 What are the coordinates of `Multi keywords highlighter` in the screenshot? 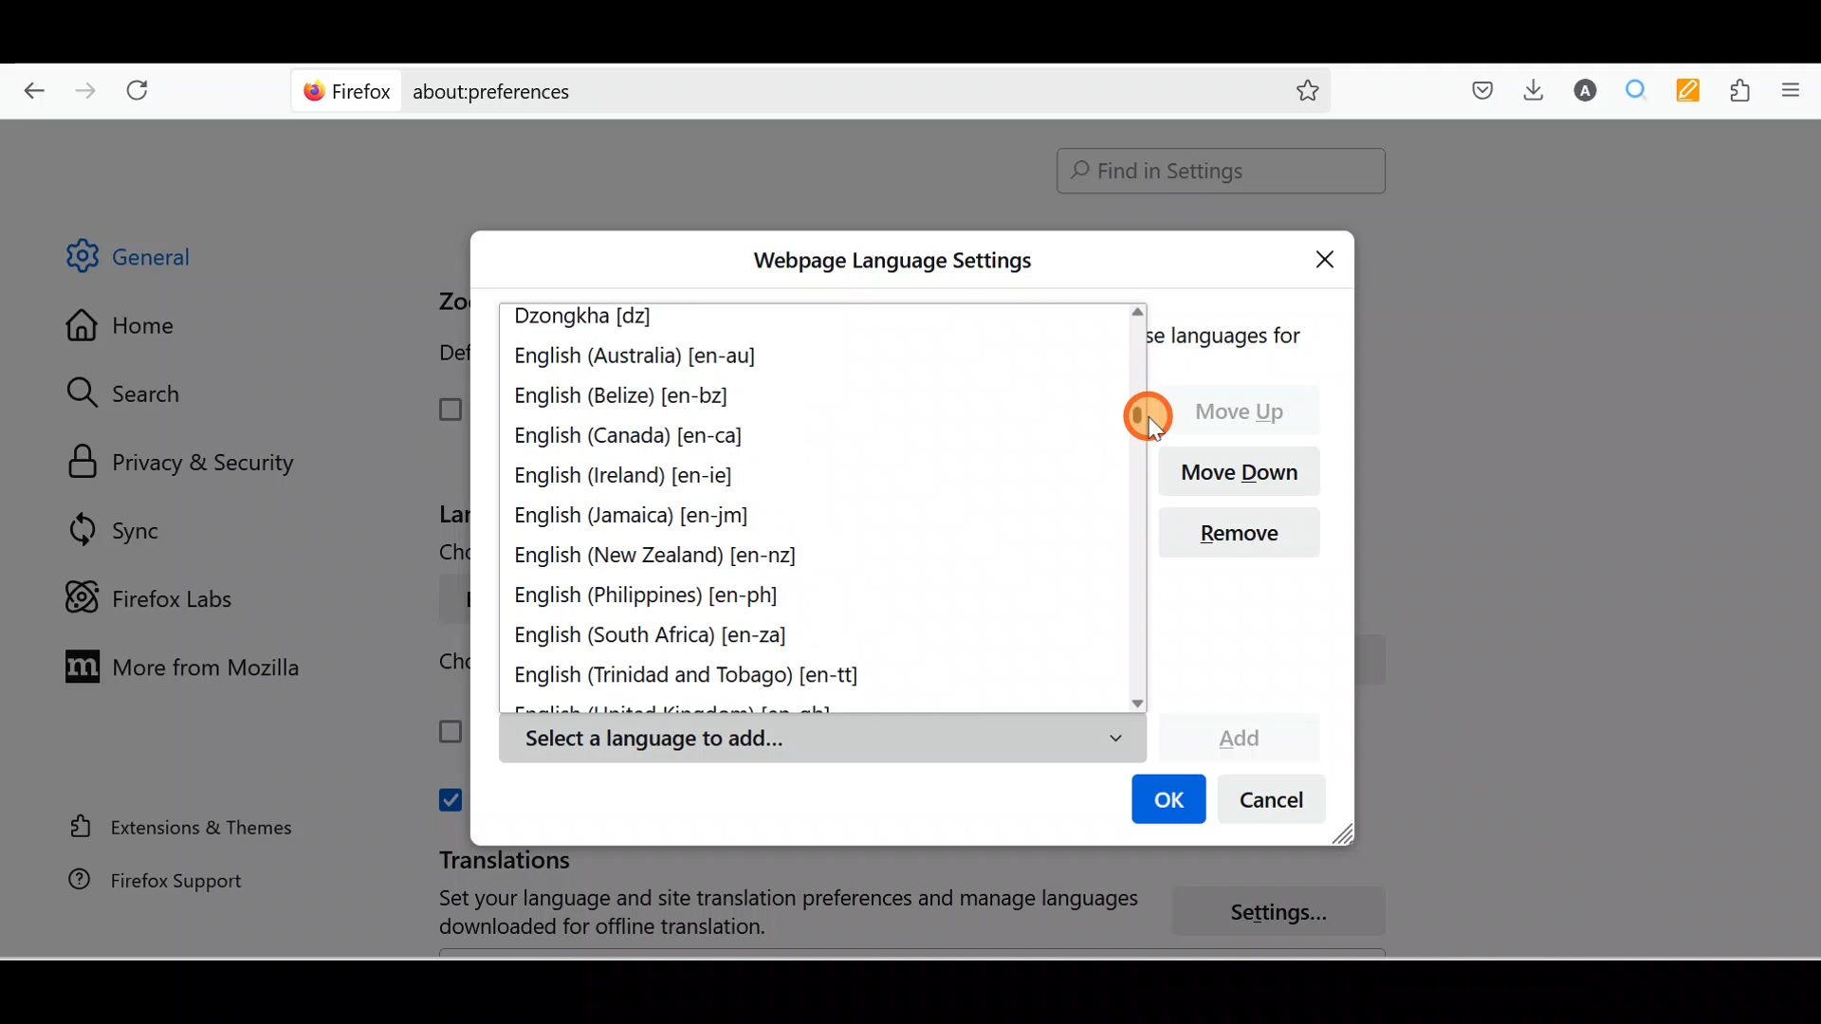 It's located at (1694, 92).